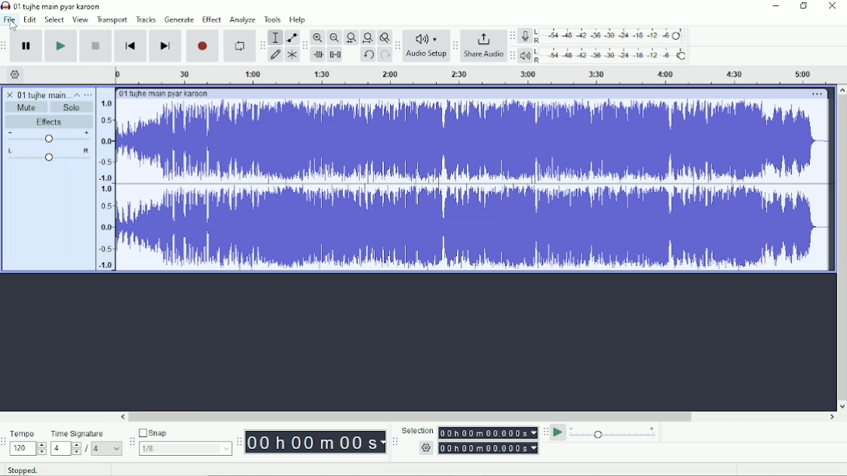 The image size is (847, 476). I want to click on Envelope tool, so click(291, 38).